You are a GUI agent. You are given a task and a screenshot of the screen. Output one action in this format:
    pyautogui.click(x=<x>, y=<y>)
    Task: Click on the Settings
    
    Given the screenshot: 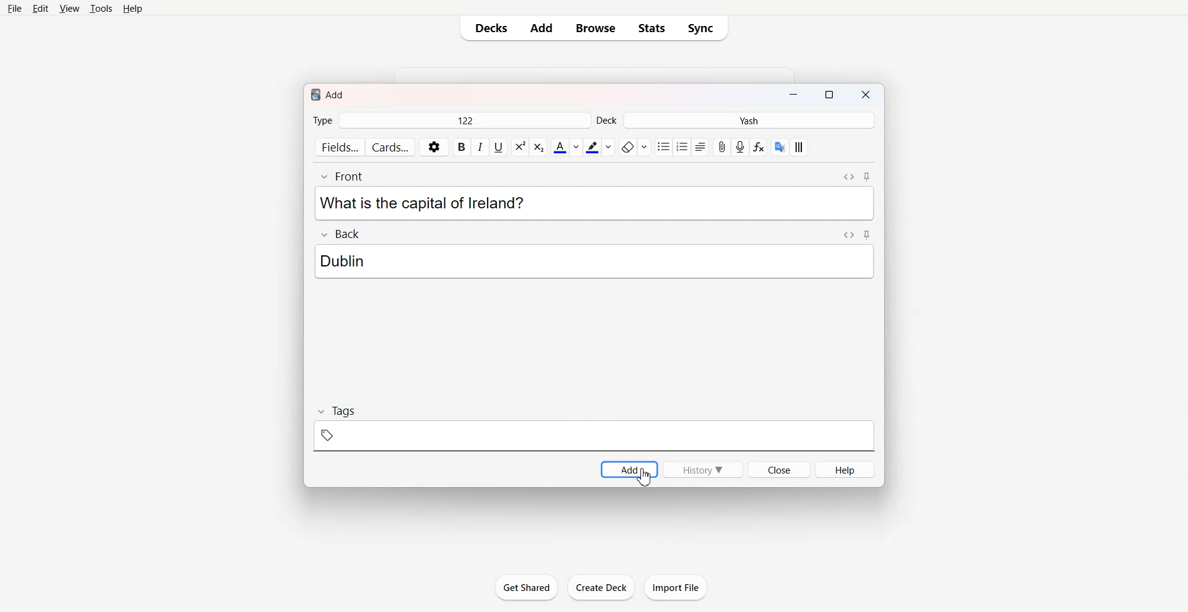 What is the action you would take?
    pyautogui.click(x=434, y=147)
    